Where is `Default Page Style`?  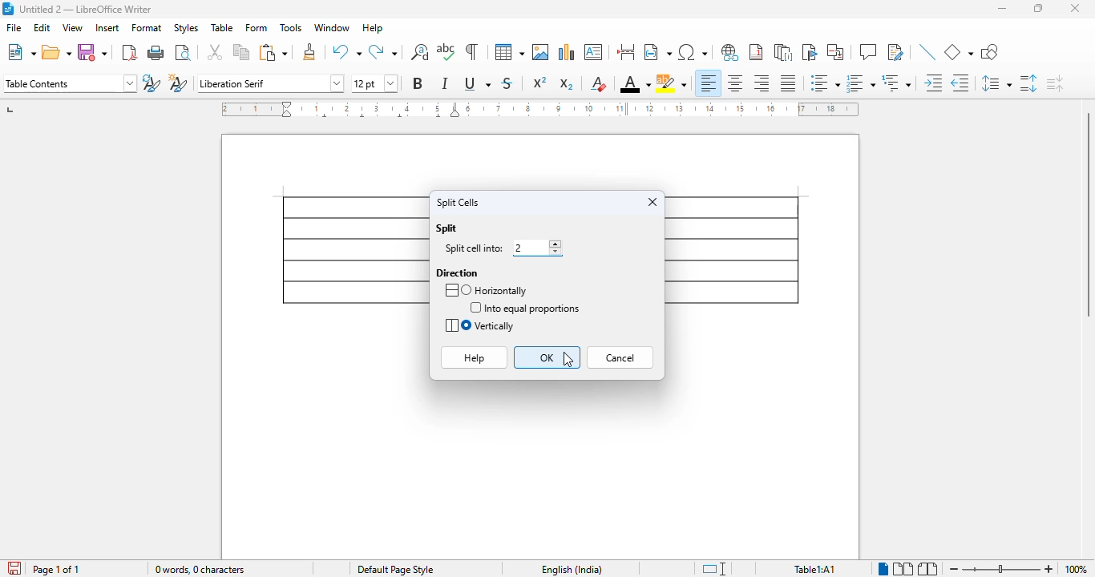
Default Page Style is located at coordinates (395, 569).